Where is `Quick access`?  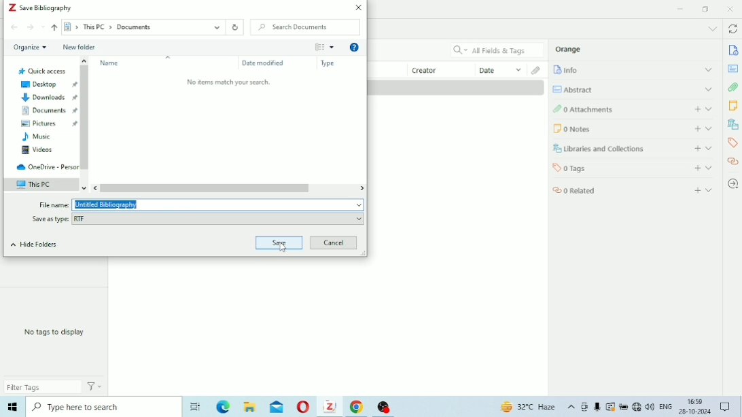
Quick access is located at coordinates (41, 70).